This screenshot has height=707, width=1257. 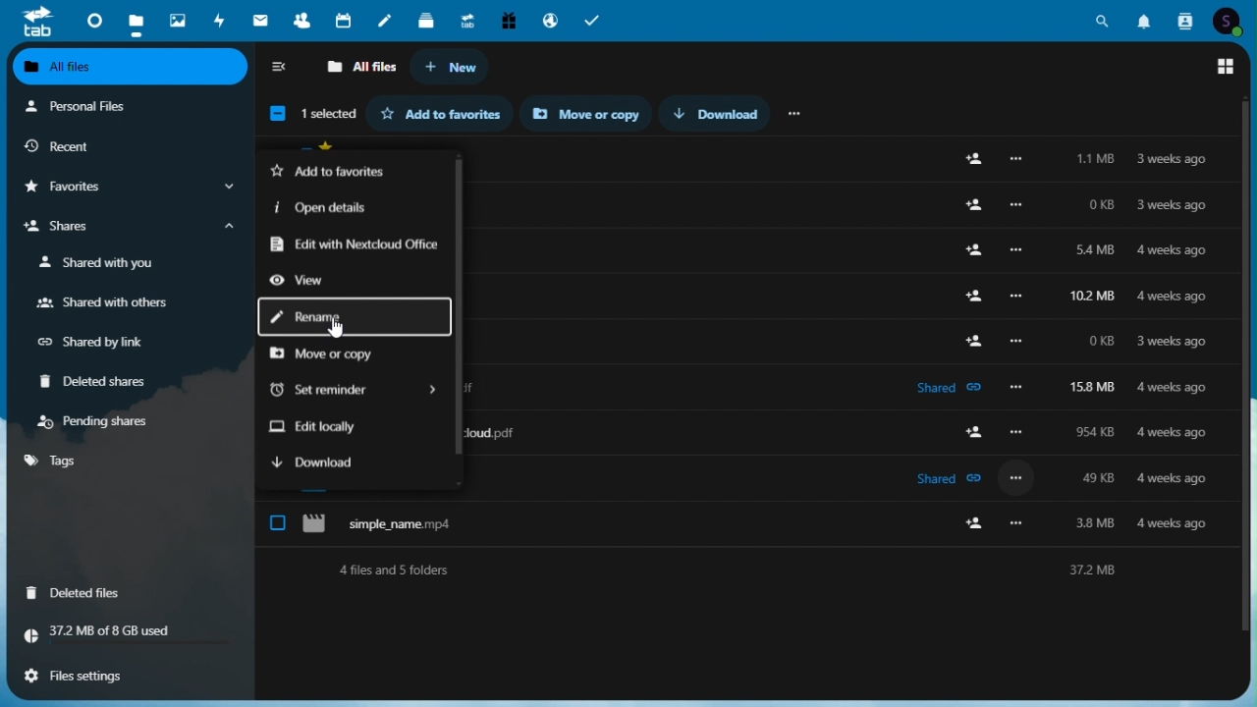 What do you see at coordinates (263, 20) in the screenshot?
I see `mail` at bounding box center [263, 20].